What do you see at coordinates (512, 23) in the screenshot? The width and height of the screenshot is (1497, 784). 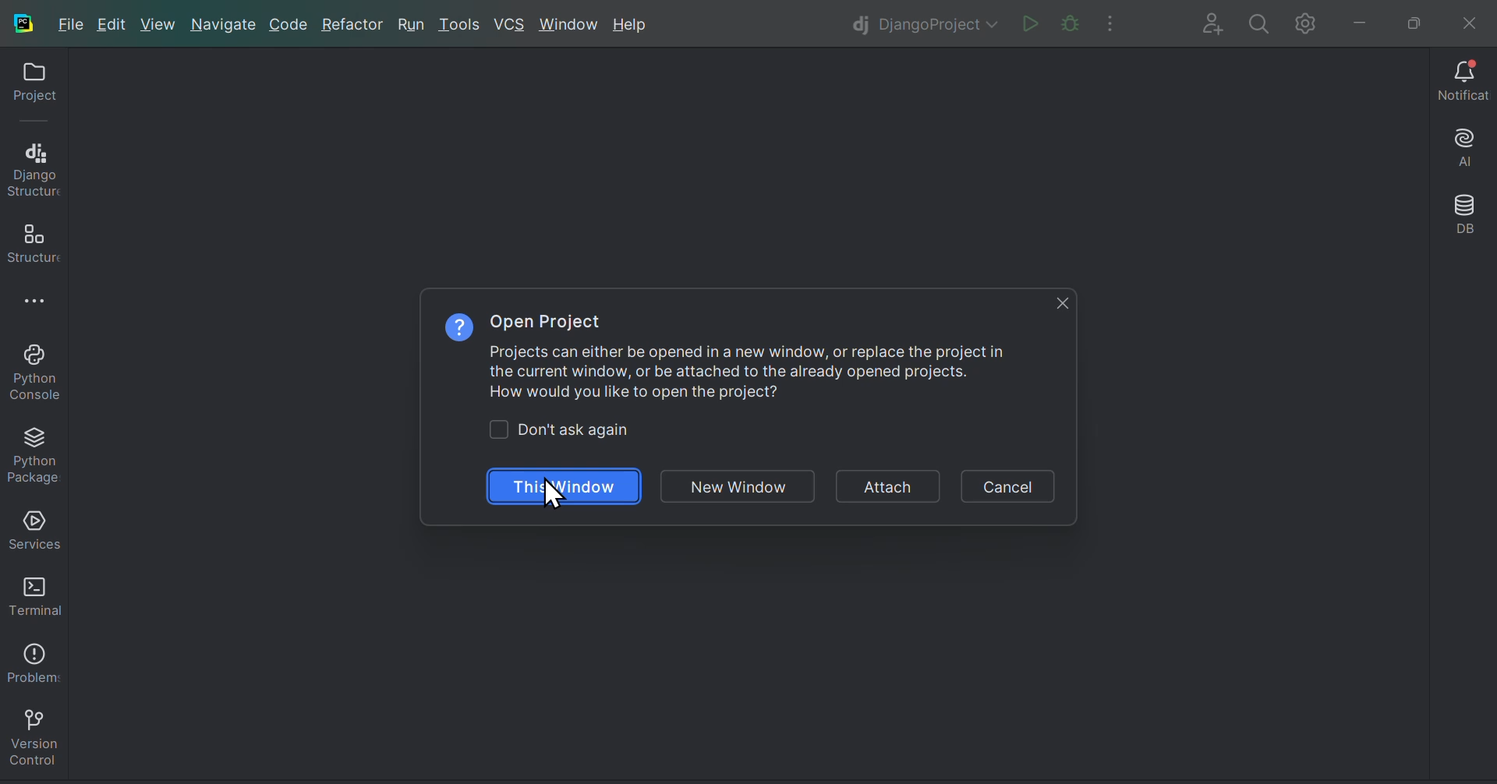 I see `VCS` at bounding box center [512, 23].